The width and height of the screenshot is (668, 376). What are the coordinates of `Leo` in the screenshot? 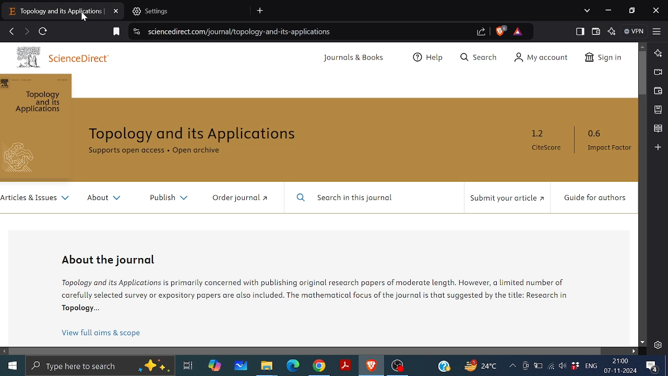 It's located at (658, 53).